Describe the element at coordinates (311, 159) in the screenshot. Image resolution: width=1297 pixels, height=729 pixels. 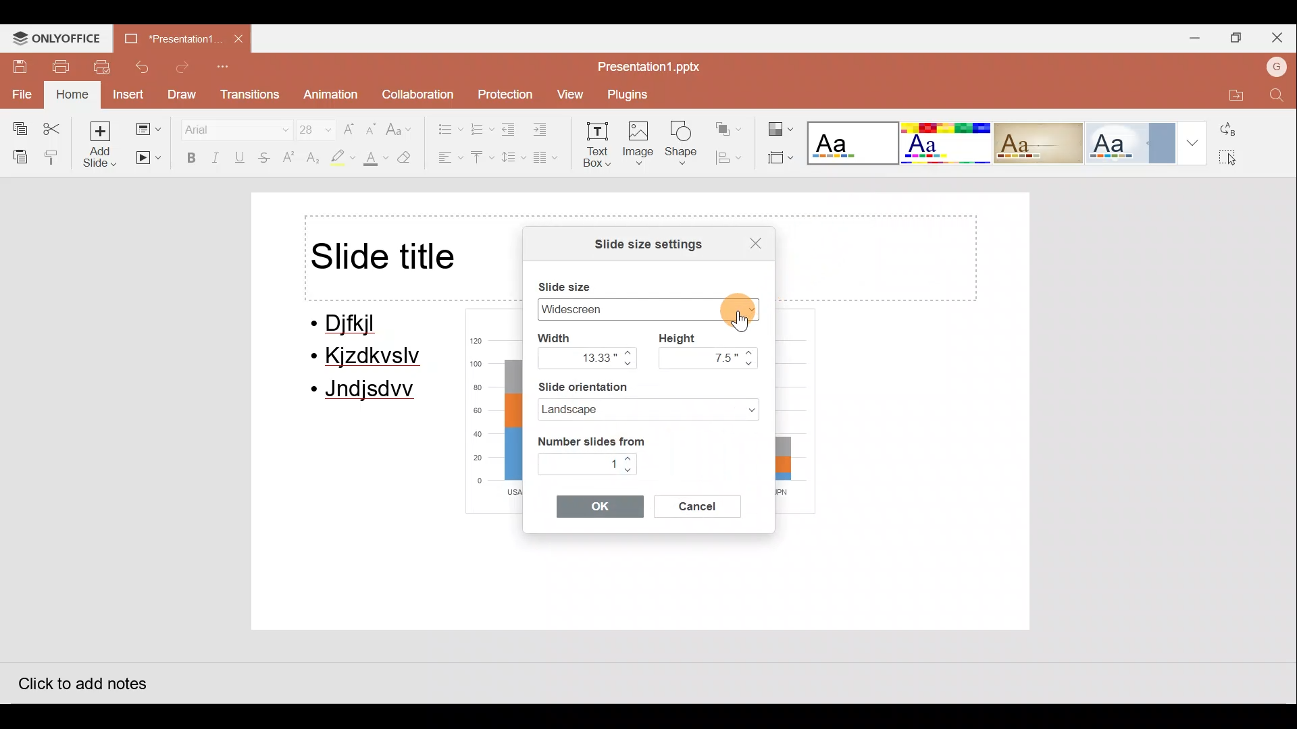
I see `Subscript` at that location.